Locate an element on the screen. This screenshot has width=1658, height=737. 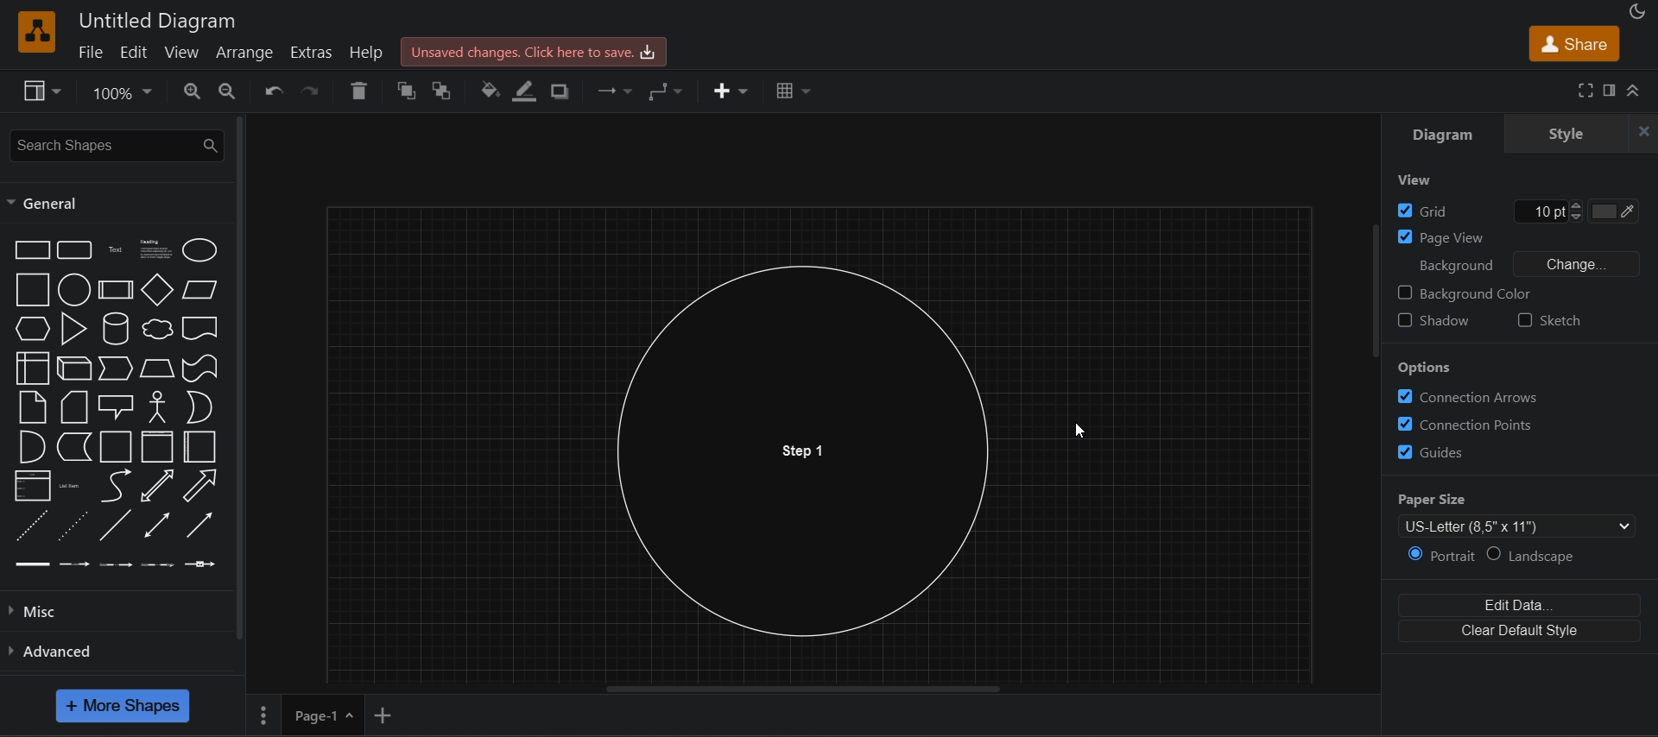
format is located at coordinates (1610, 91).